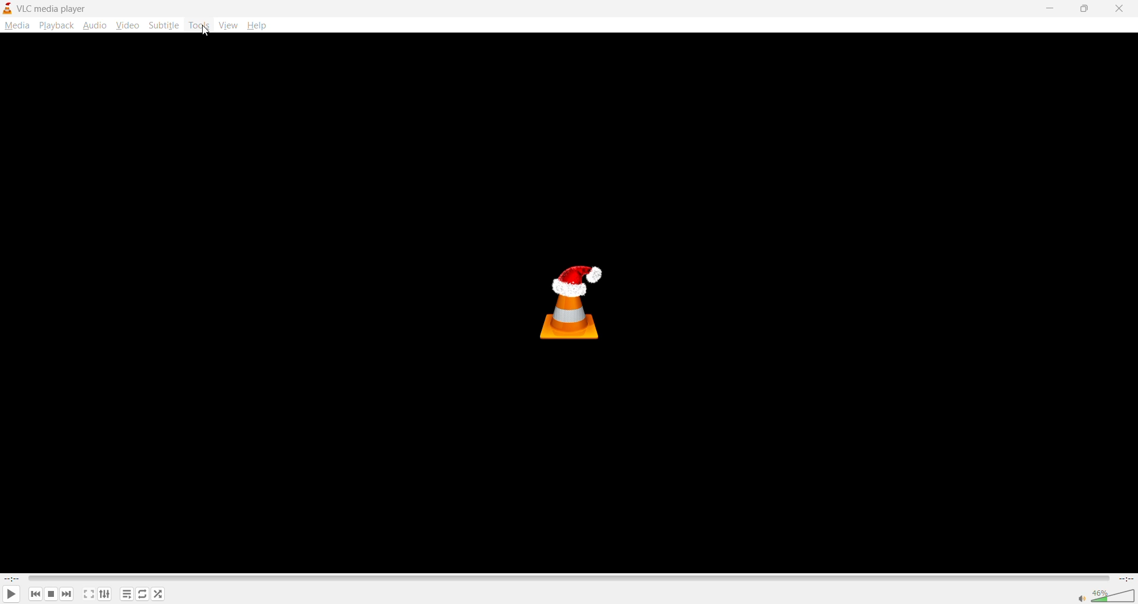 This screenshot has width=1138, height=604. Describe the element at coordinates (570, 307) in the screenshot. I see `thumbnail` at that location.